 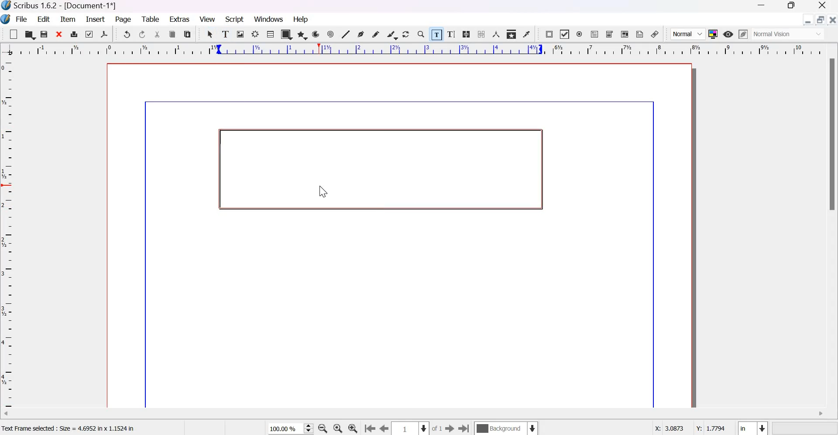 I want to click on Eye dropper, so click(x=526, y=34).